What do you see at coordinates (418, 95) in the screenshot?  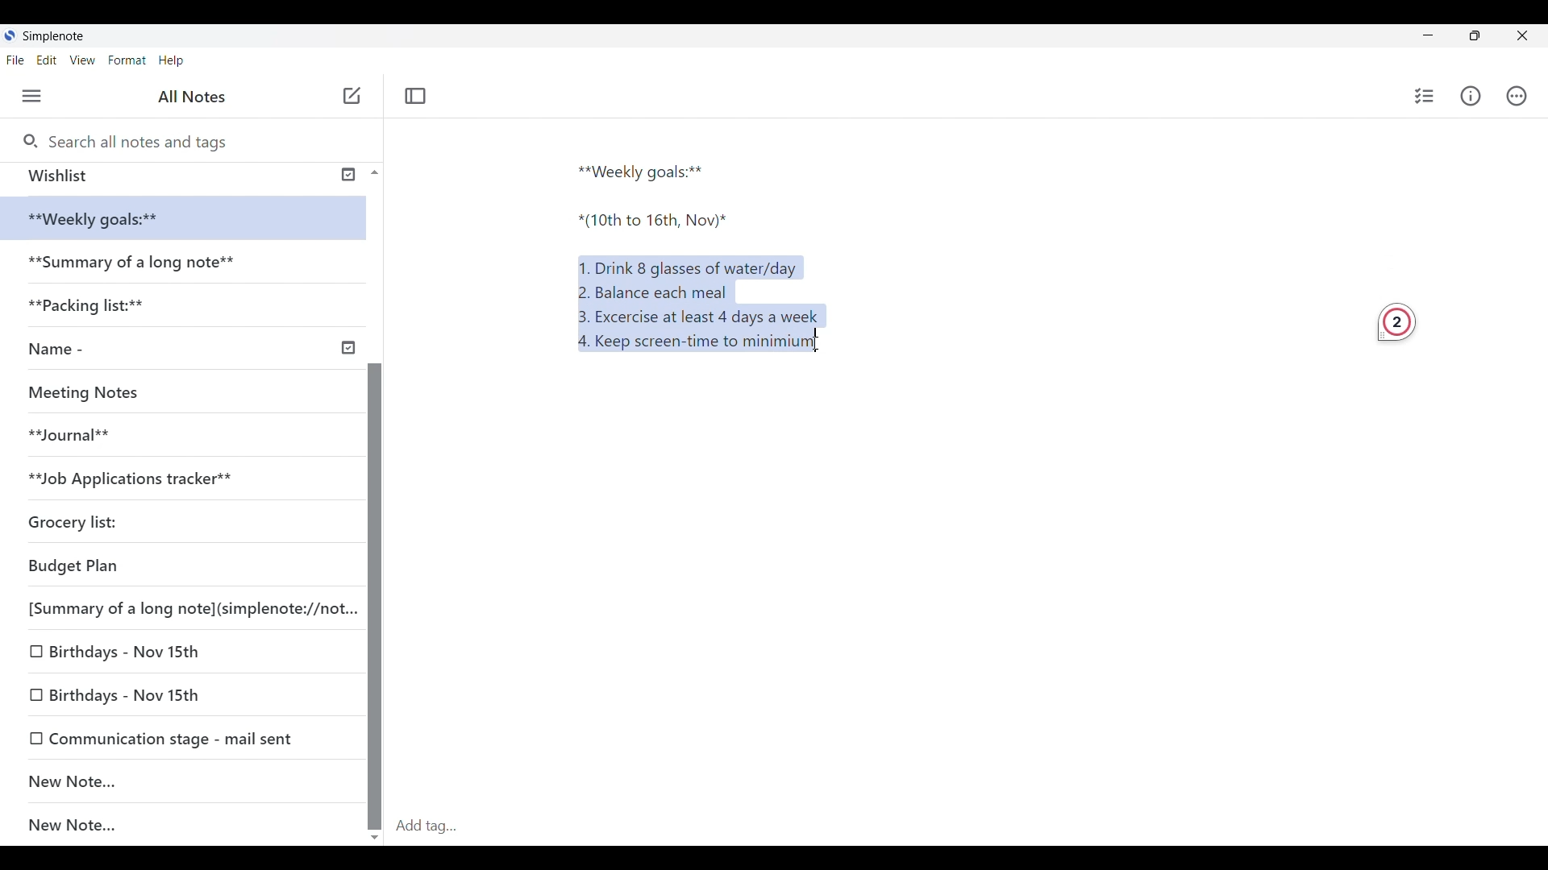 I see `Toggle focus mode` at bounding box center [418, 95].